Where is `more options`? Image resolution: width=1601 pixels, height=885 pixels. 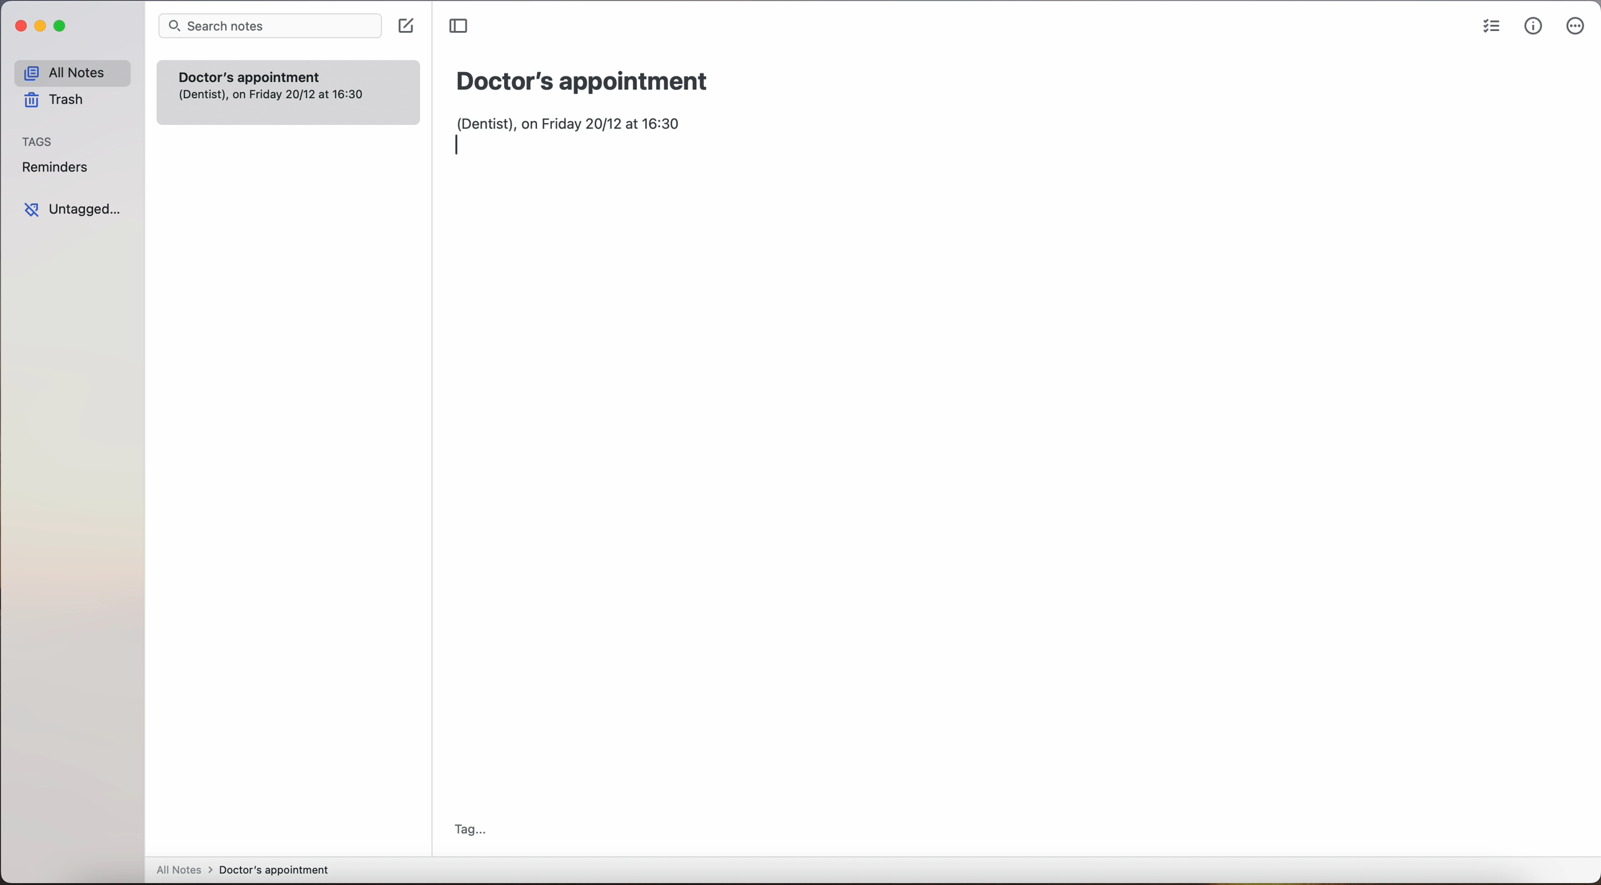
more options is located at coordinates (1575, 26).